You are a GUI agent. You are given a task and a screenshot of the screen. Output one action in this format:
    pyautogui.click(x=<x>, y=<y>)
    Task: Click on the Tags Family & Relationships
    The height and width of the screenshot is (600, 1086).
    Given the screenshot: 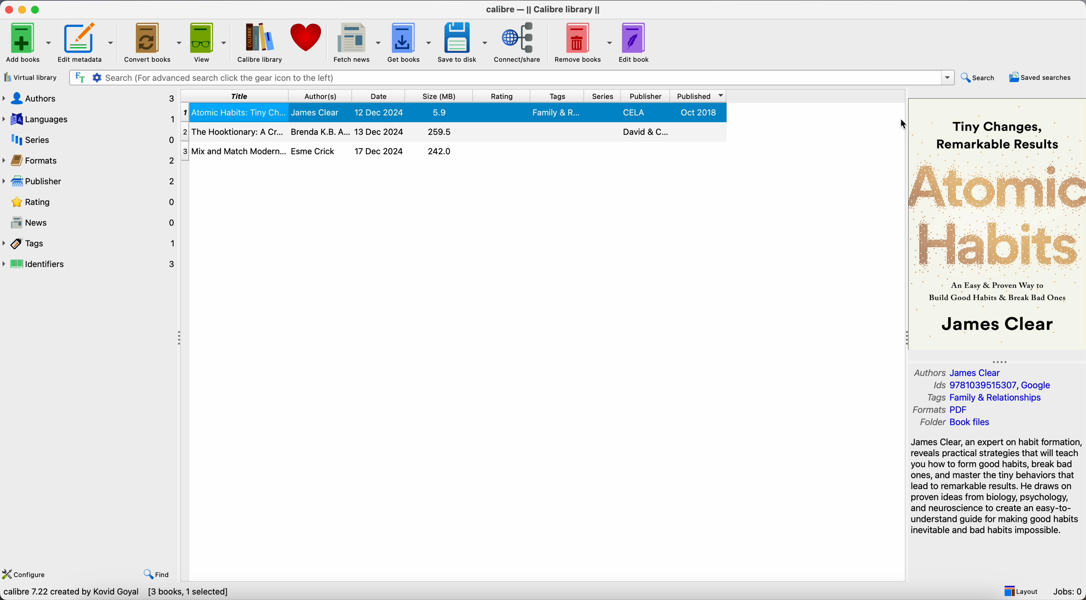 What is the action you would take?
    pyautogui.click(x=985, y=397)
    